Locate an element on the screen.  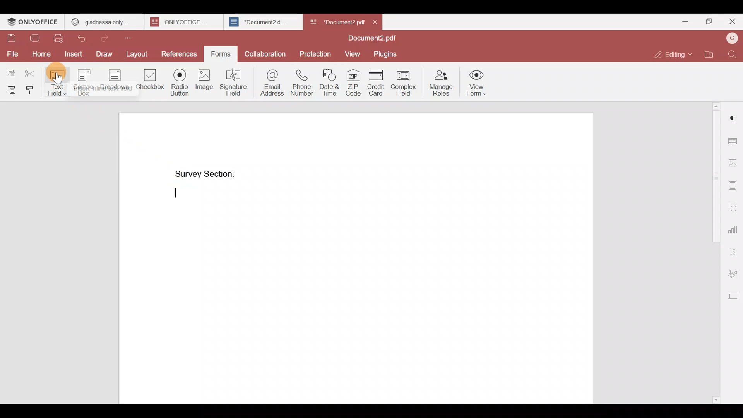
Table settings is located at coordinates (734, 140).